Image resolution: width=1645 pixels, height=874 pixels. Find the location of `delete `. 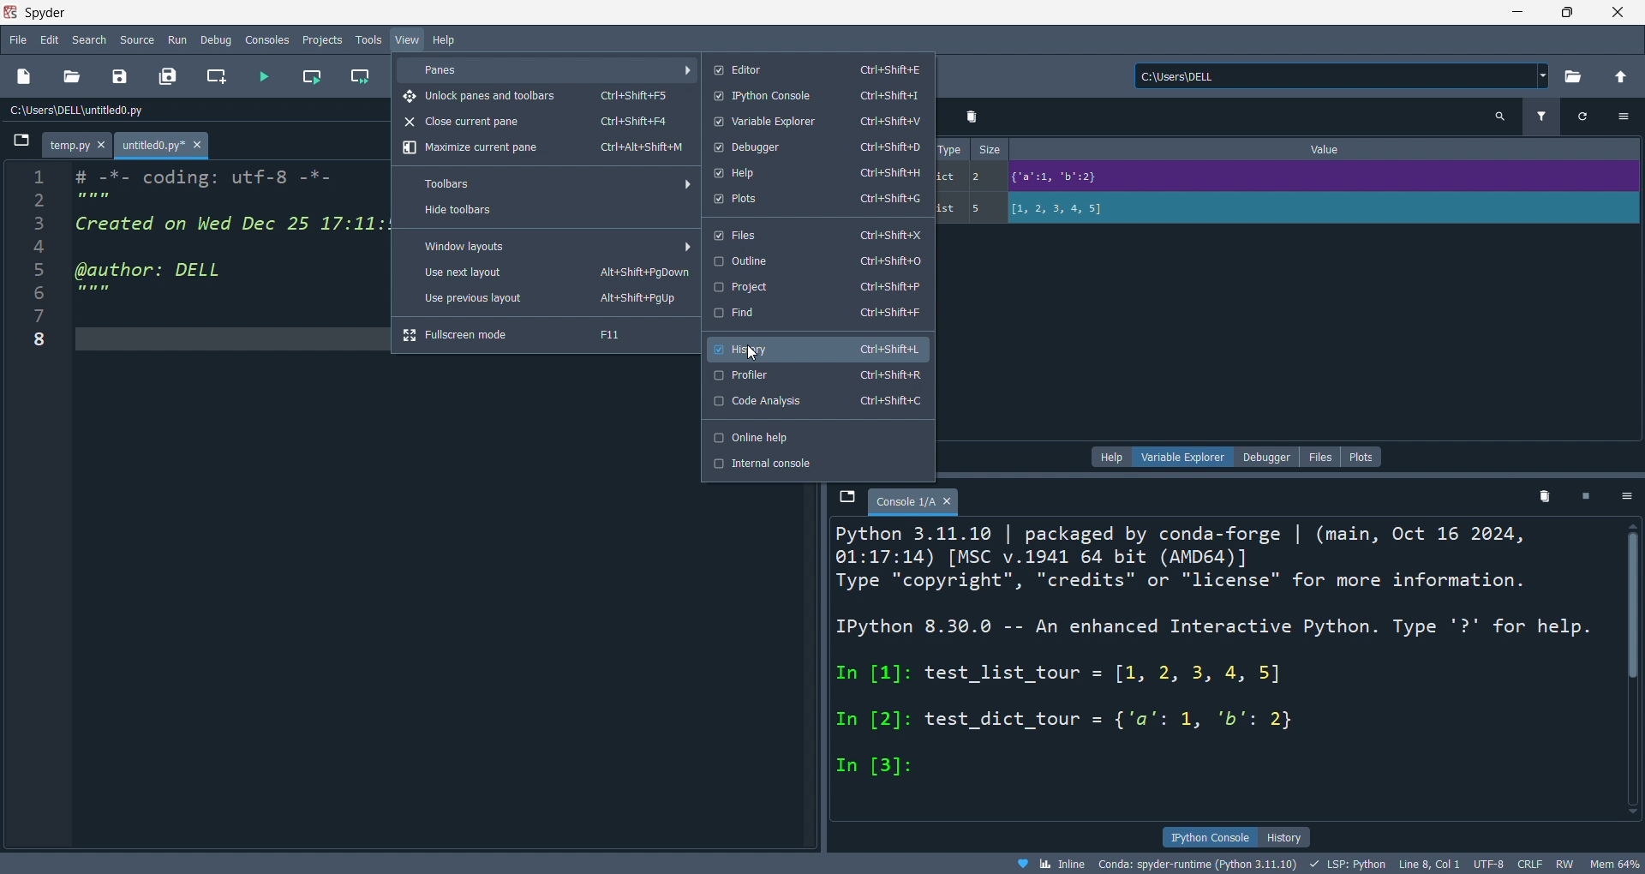

delete  is located at coordinates (1546, 500).